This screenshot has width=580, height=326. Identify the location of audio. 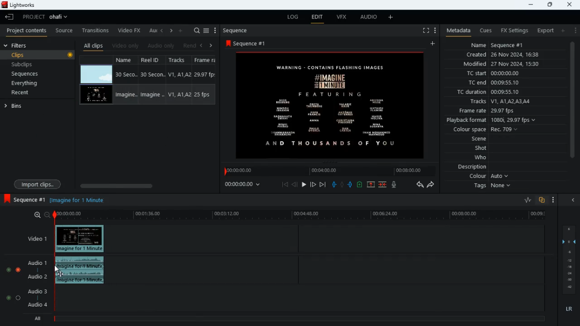
(82, 271).